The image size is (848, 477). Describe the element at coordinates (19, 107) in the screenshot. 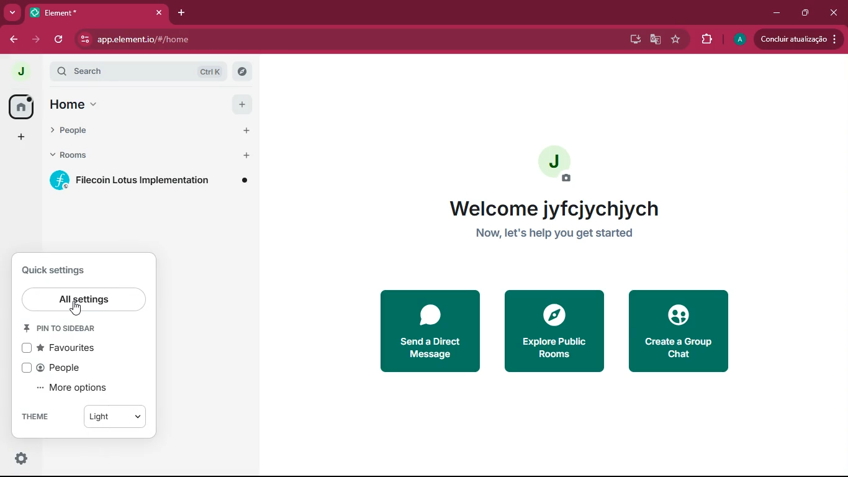

I see `home` at that location.